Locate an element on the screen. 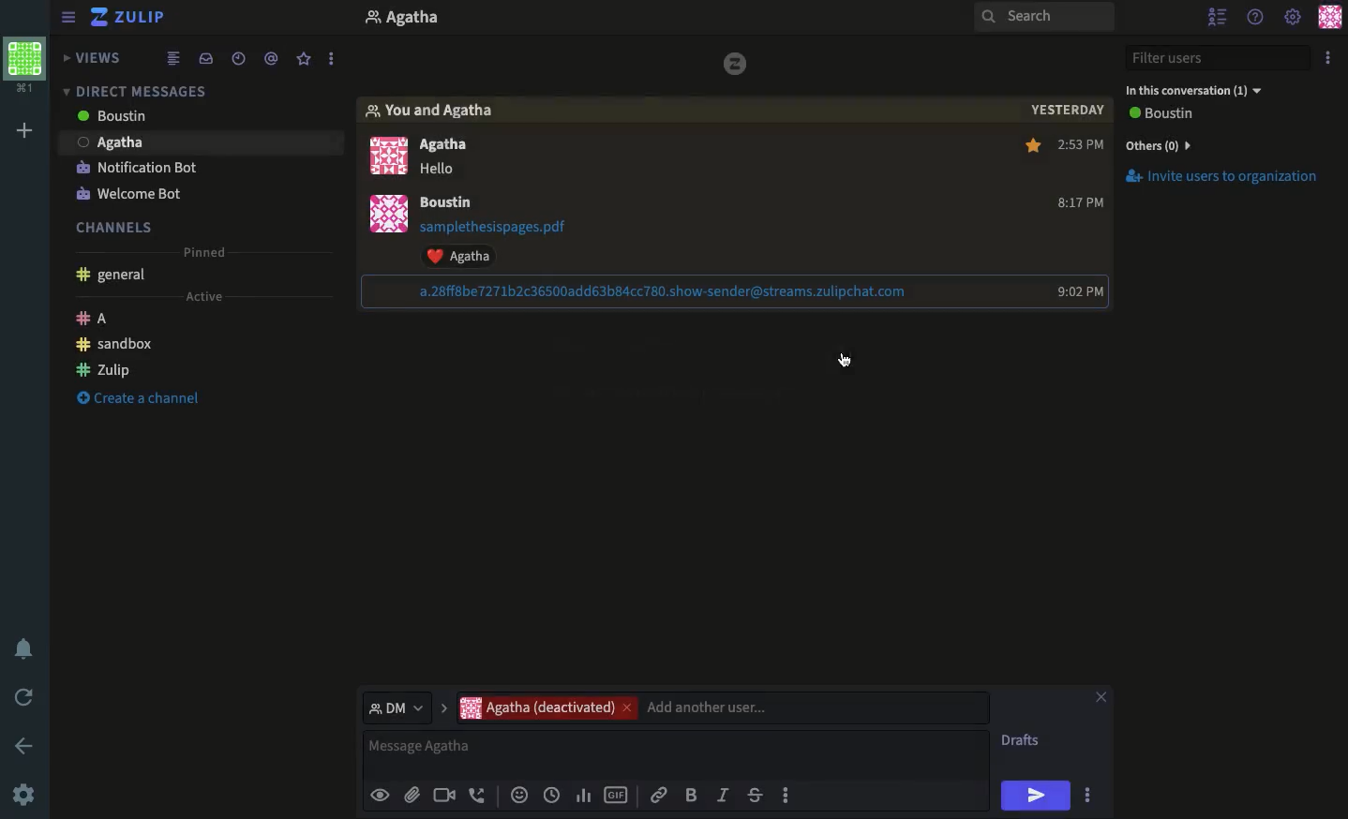 This screenshot has width=1348, height=819. Sandbox is located at coordinates (116, 345).